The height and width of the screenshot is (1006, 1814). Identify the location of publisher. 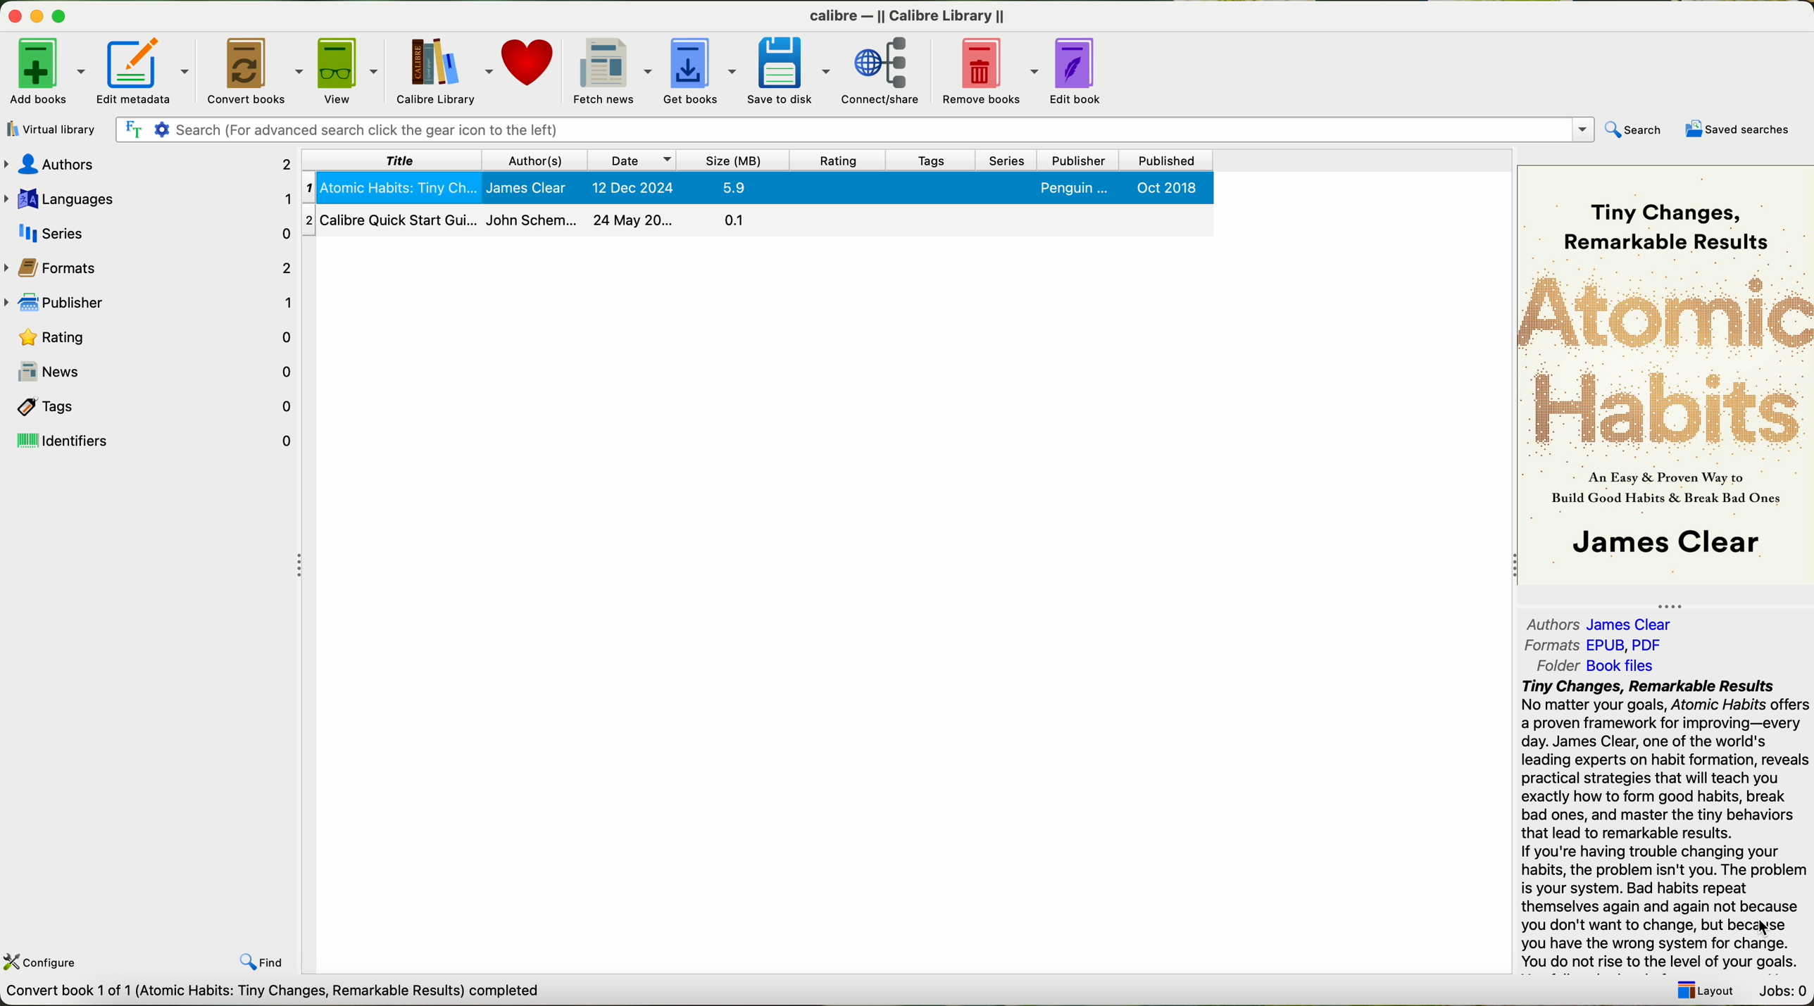
(1076, 161).